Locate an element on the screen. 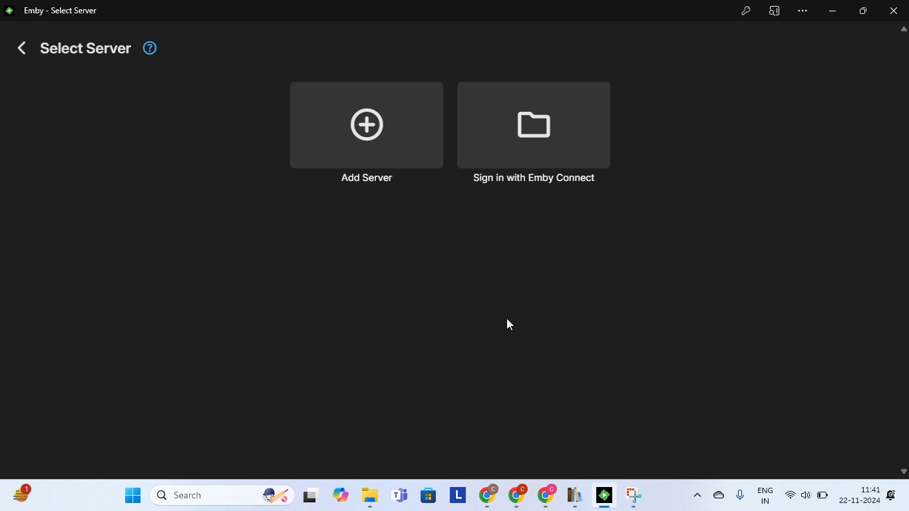 The width and height of the screenshot is (909, 511). mic is located at coordinates (741, 494).